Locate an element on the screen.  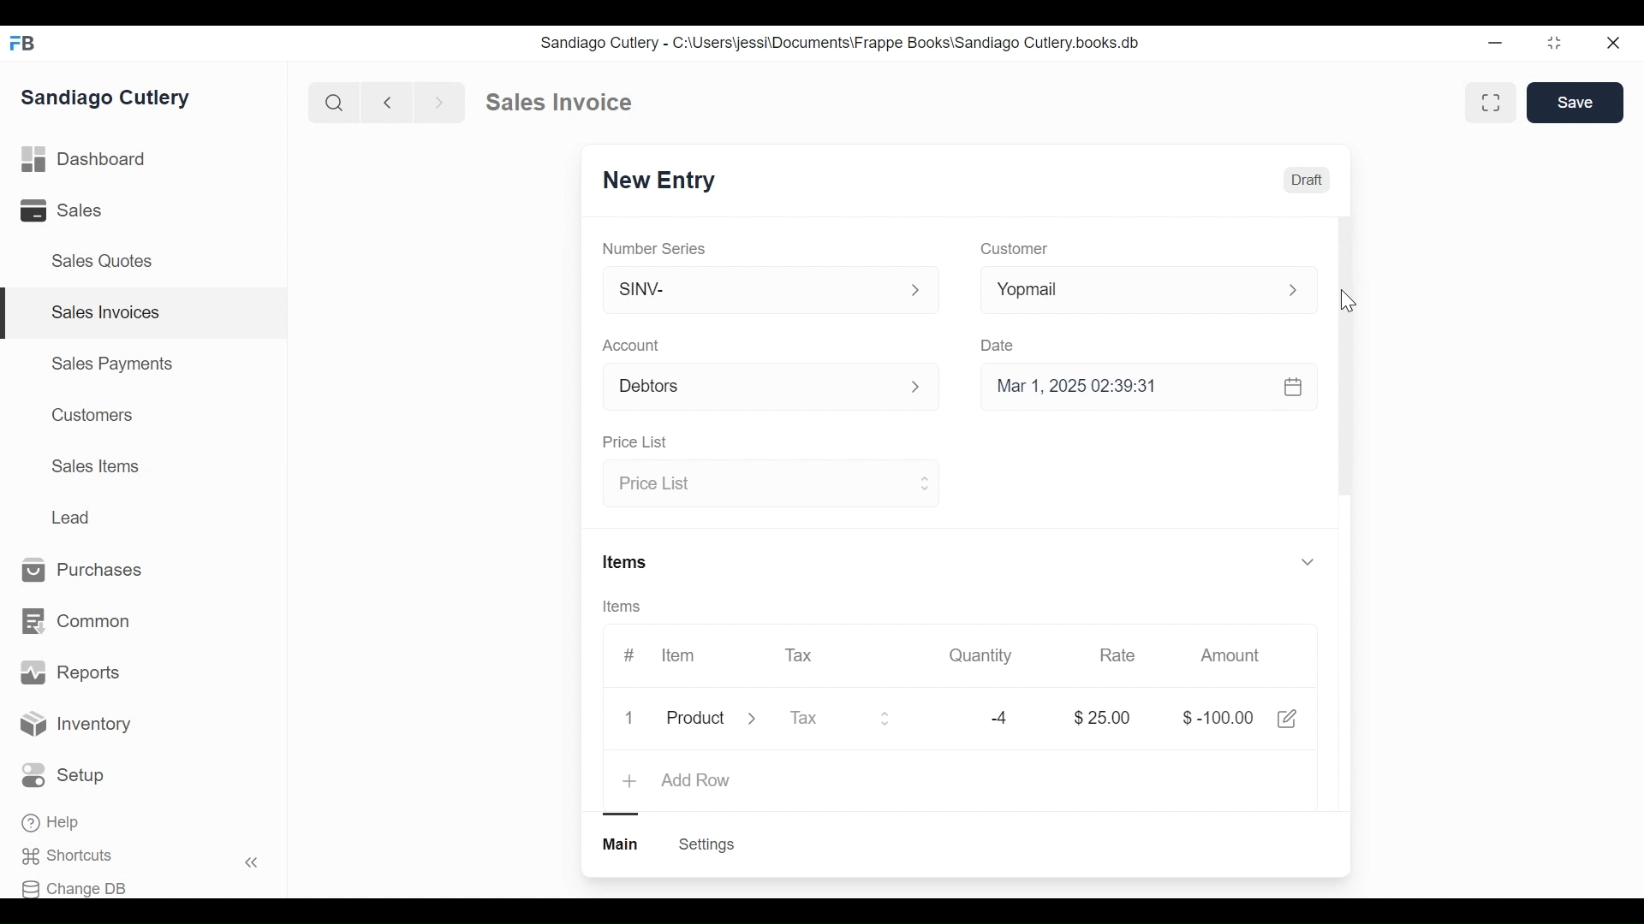
Price list is located at coordinates (774, 481).